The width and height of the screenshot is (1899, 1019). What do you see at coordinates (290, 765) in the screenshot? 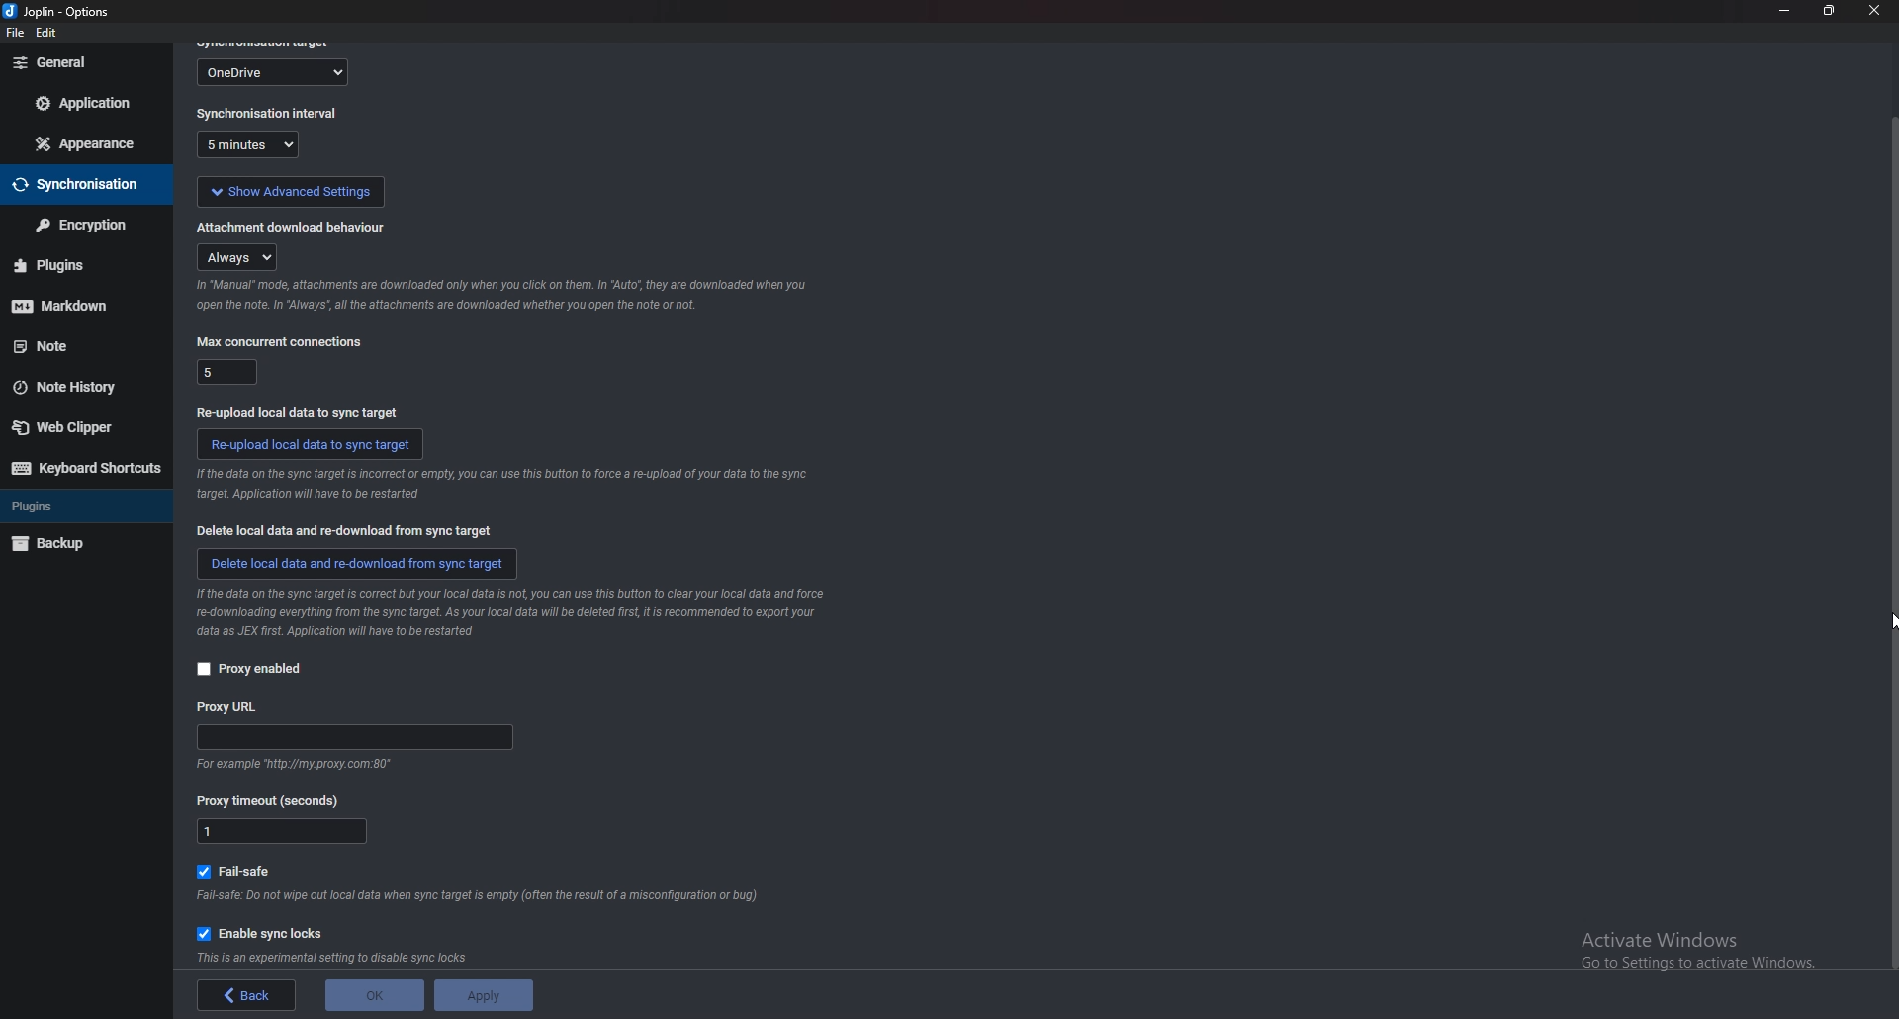
I see `info` at bounding box center [290, 765].